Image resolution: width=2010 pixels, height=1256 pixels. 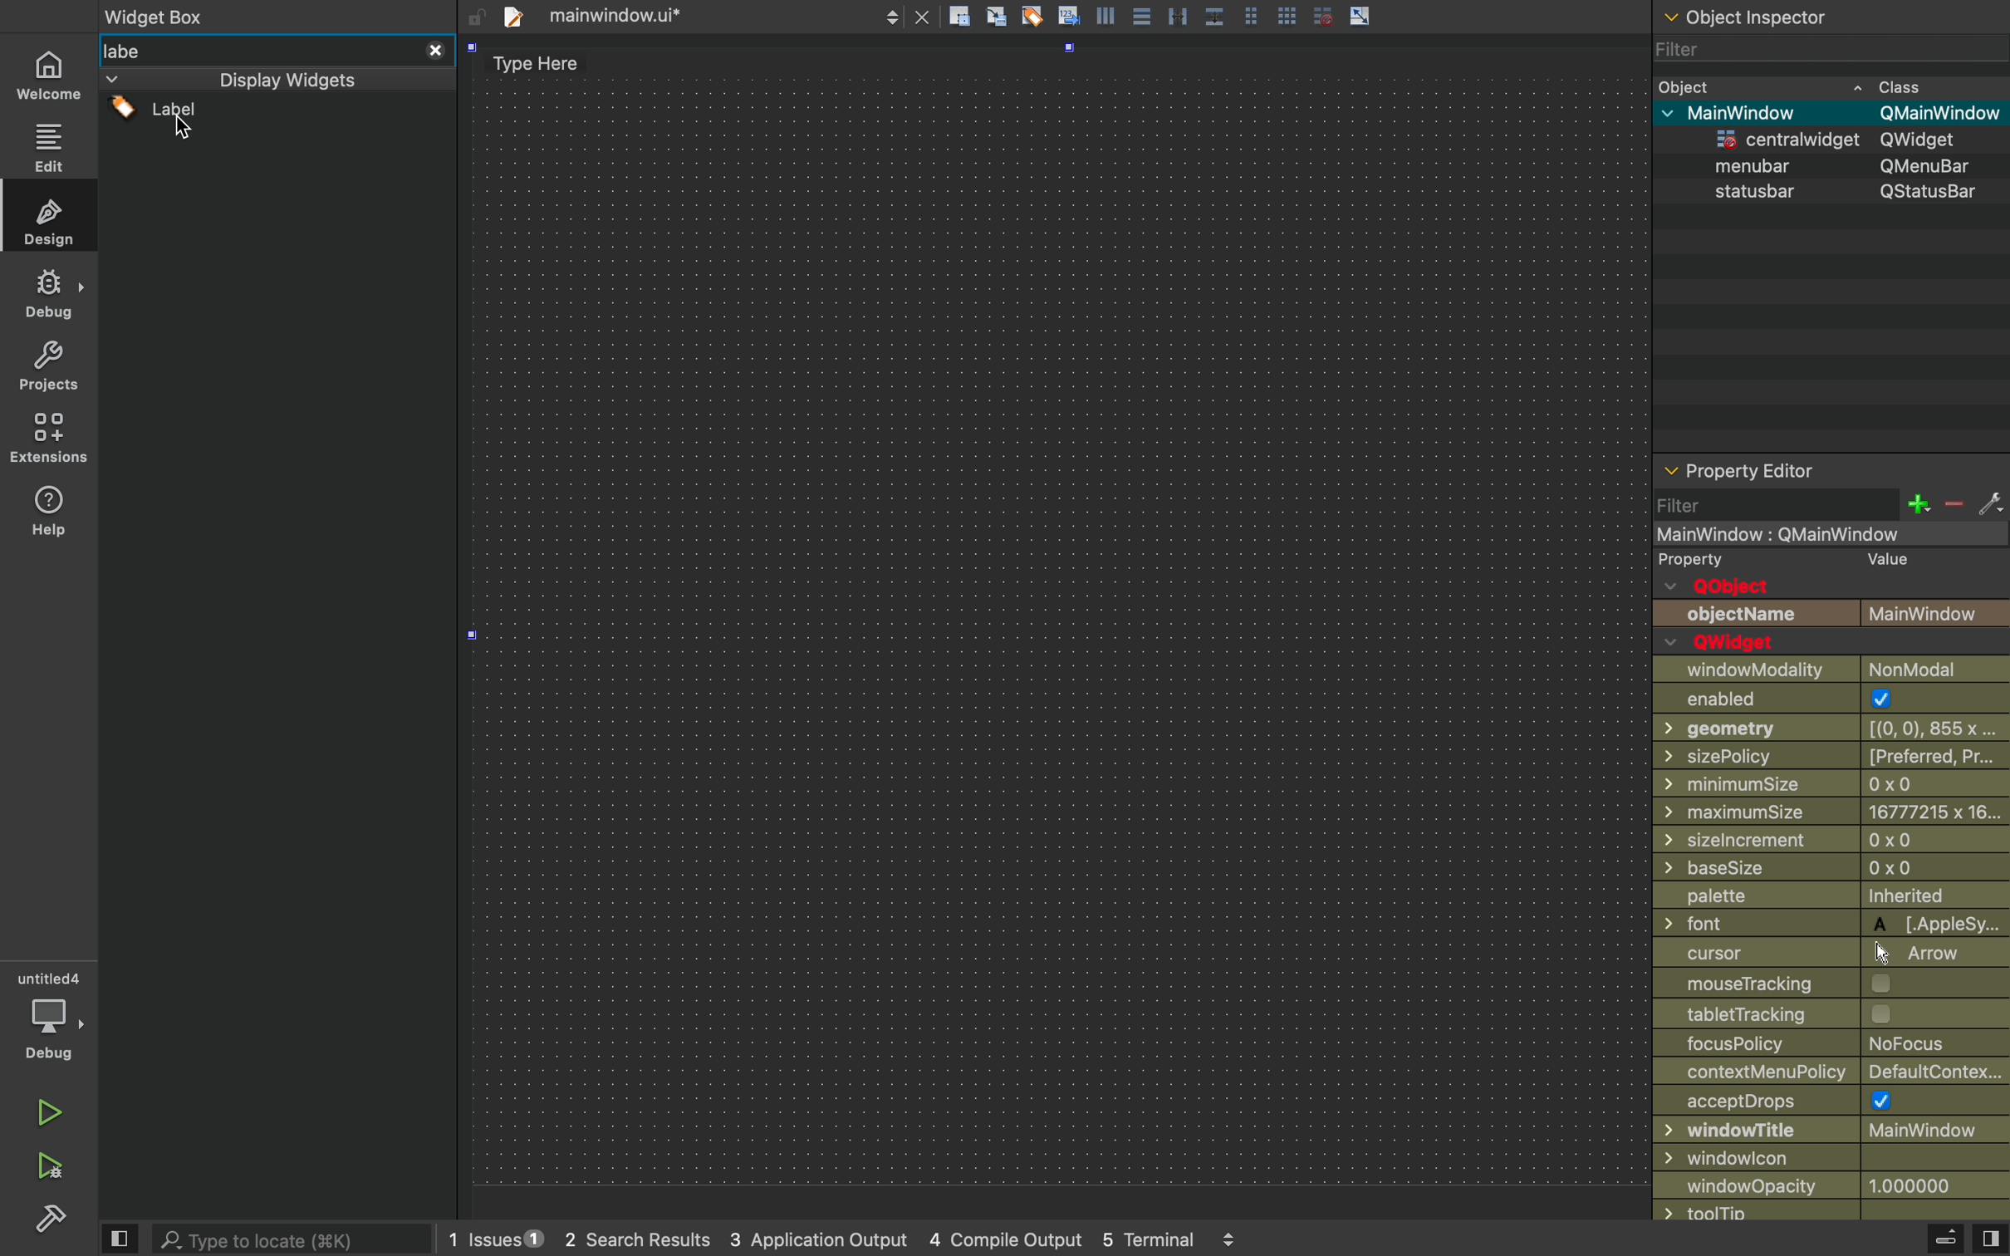 What do you see at coordinates (1838, 113) in the screenshot?
I see `mainwindow` at bounding box center [1838, 113].